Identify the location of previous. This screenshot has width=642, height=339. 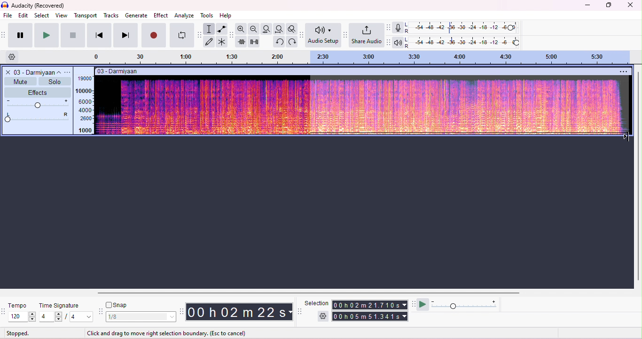
(99, 35).